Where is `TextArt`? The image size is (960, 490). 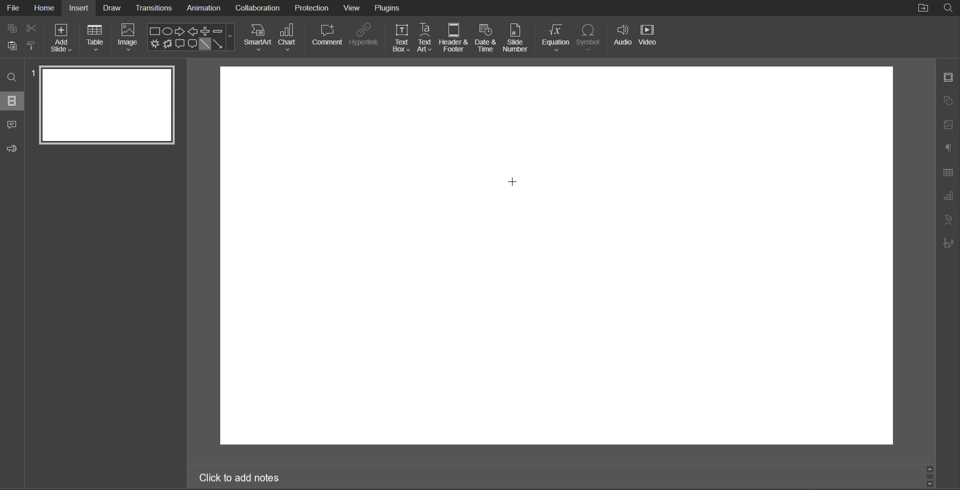 TextArt is located at coordinates (948, 219).